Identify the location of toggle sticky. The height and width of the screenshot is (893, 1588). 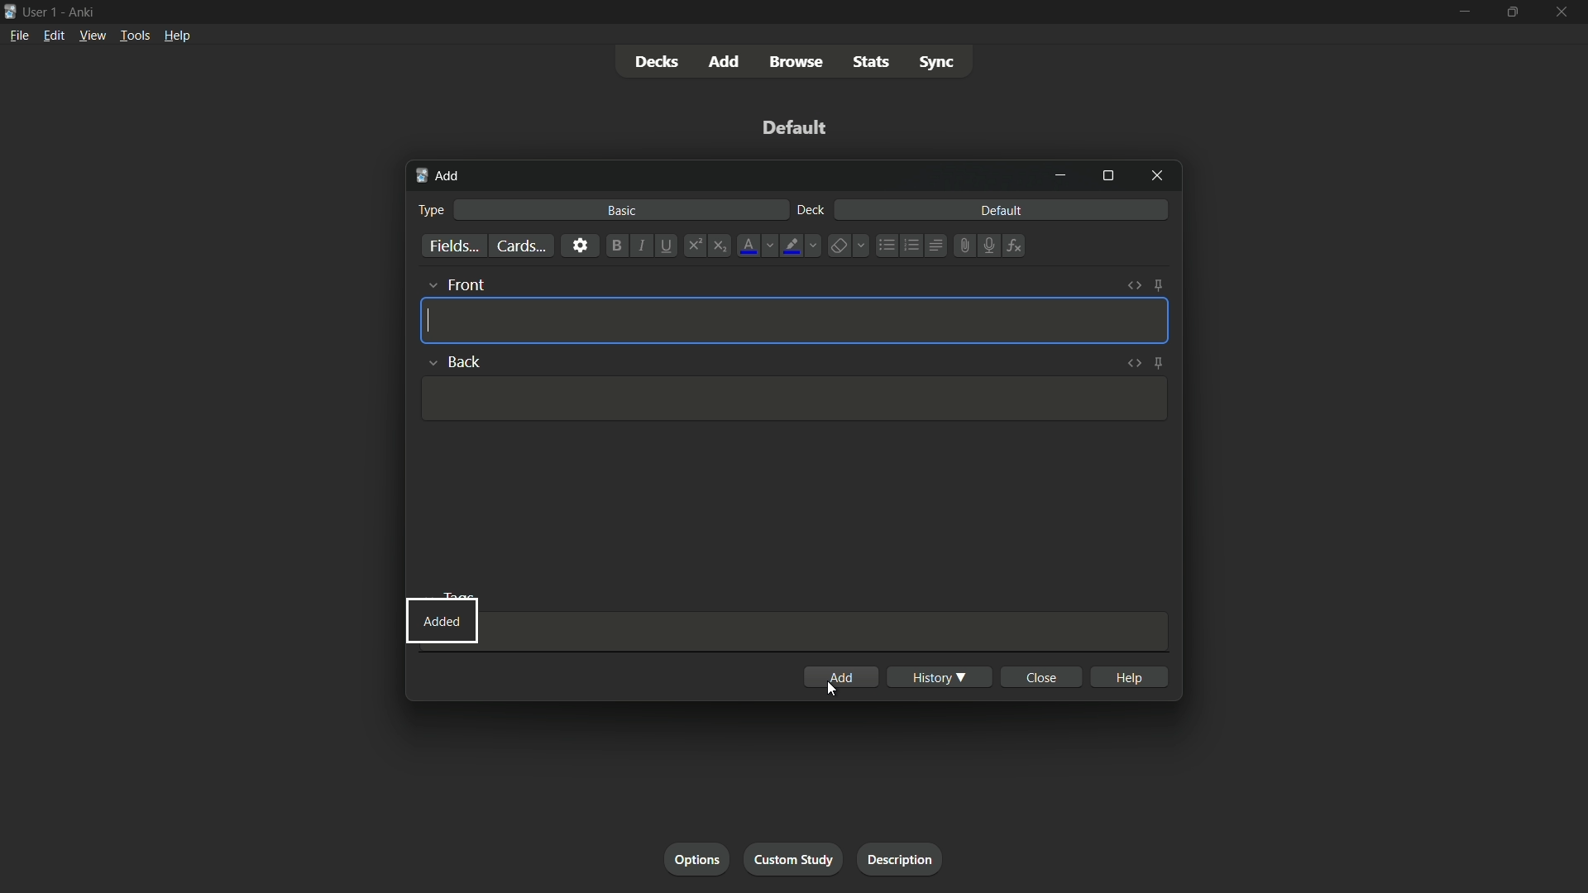
(1158, 286).